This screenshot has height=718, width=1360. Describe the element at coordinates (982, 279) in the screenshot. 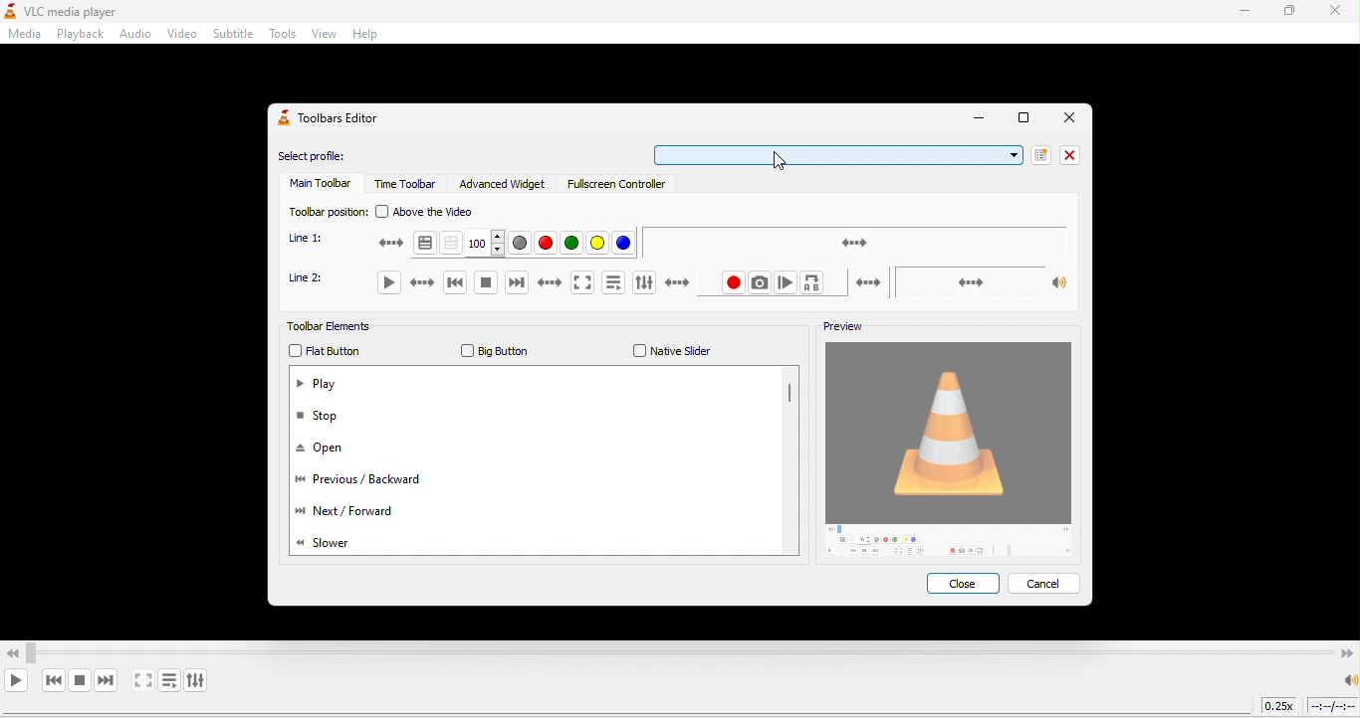

I see `volume` at that location.